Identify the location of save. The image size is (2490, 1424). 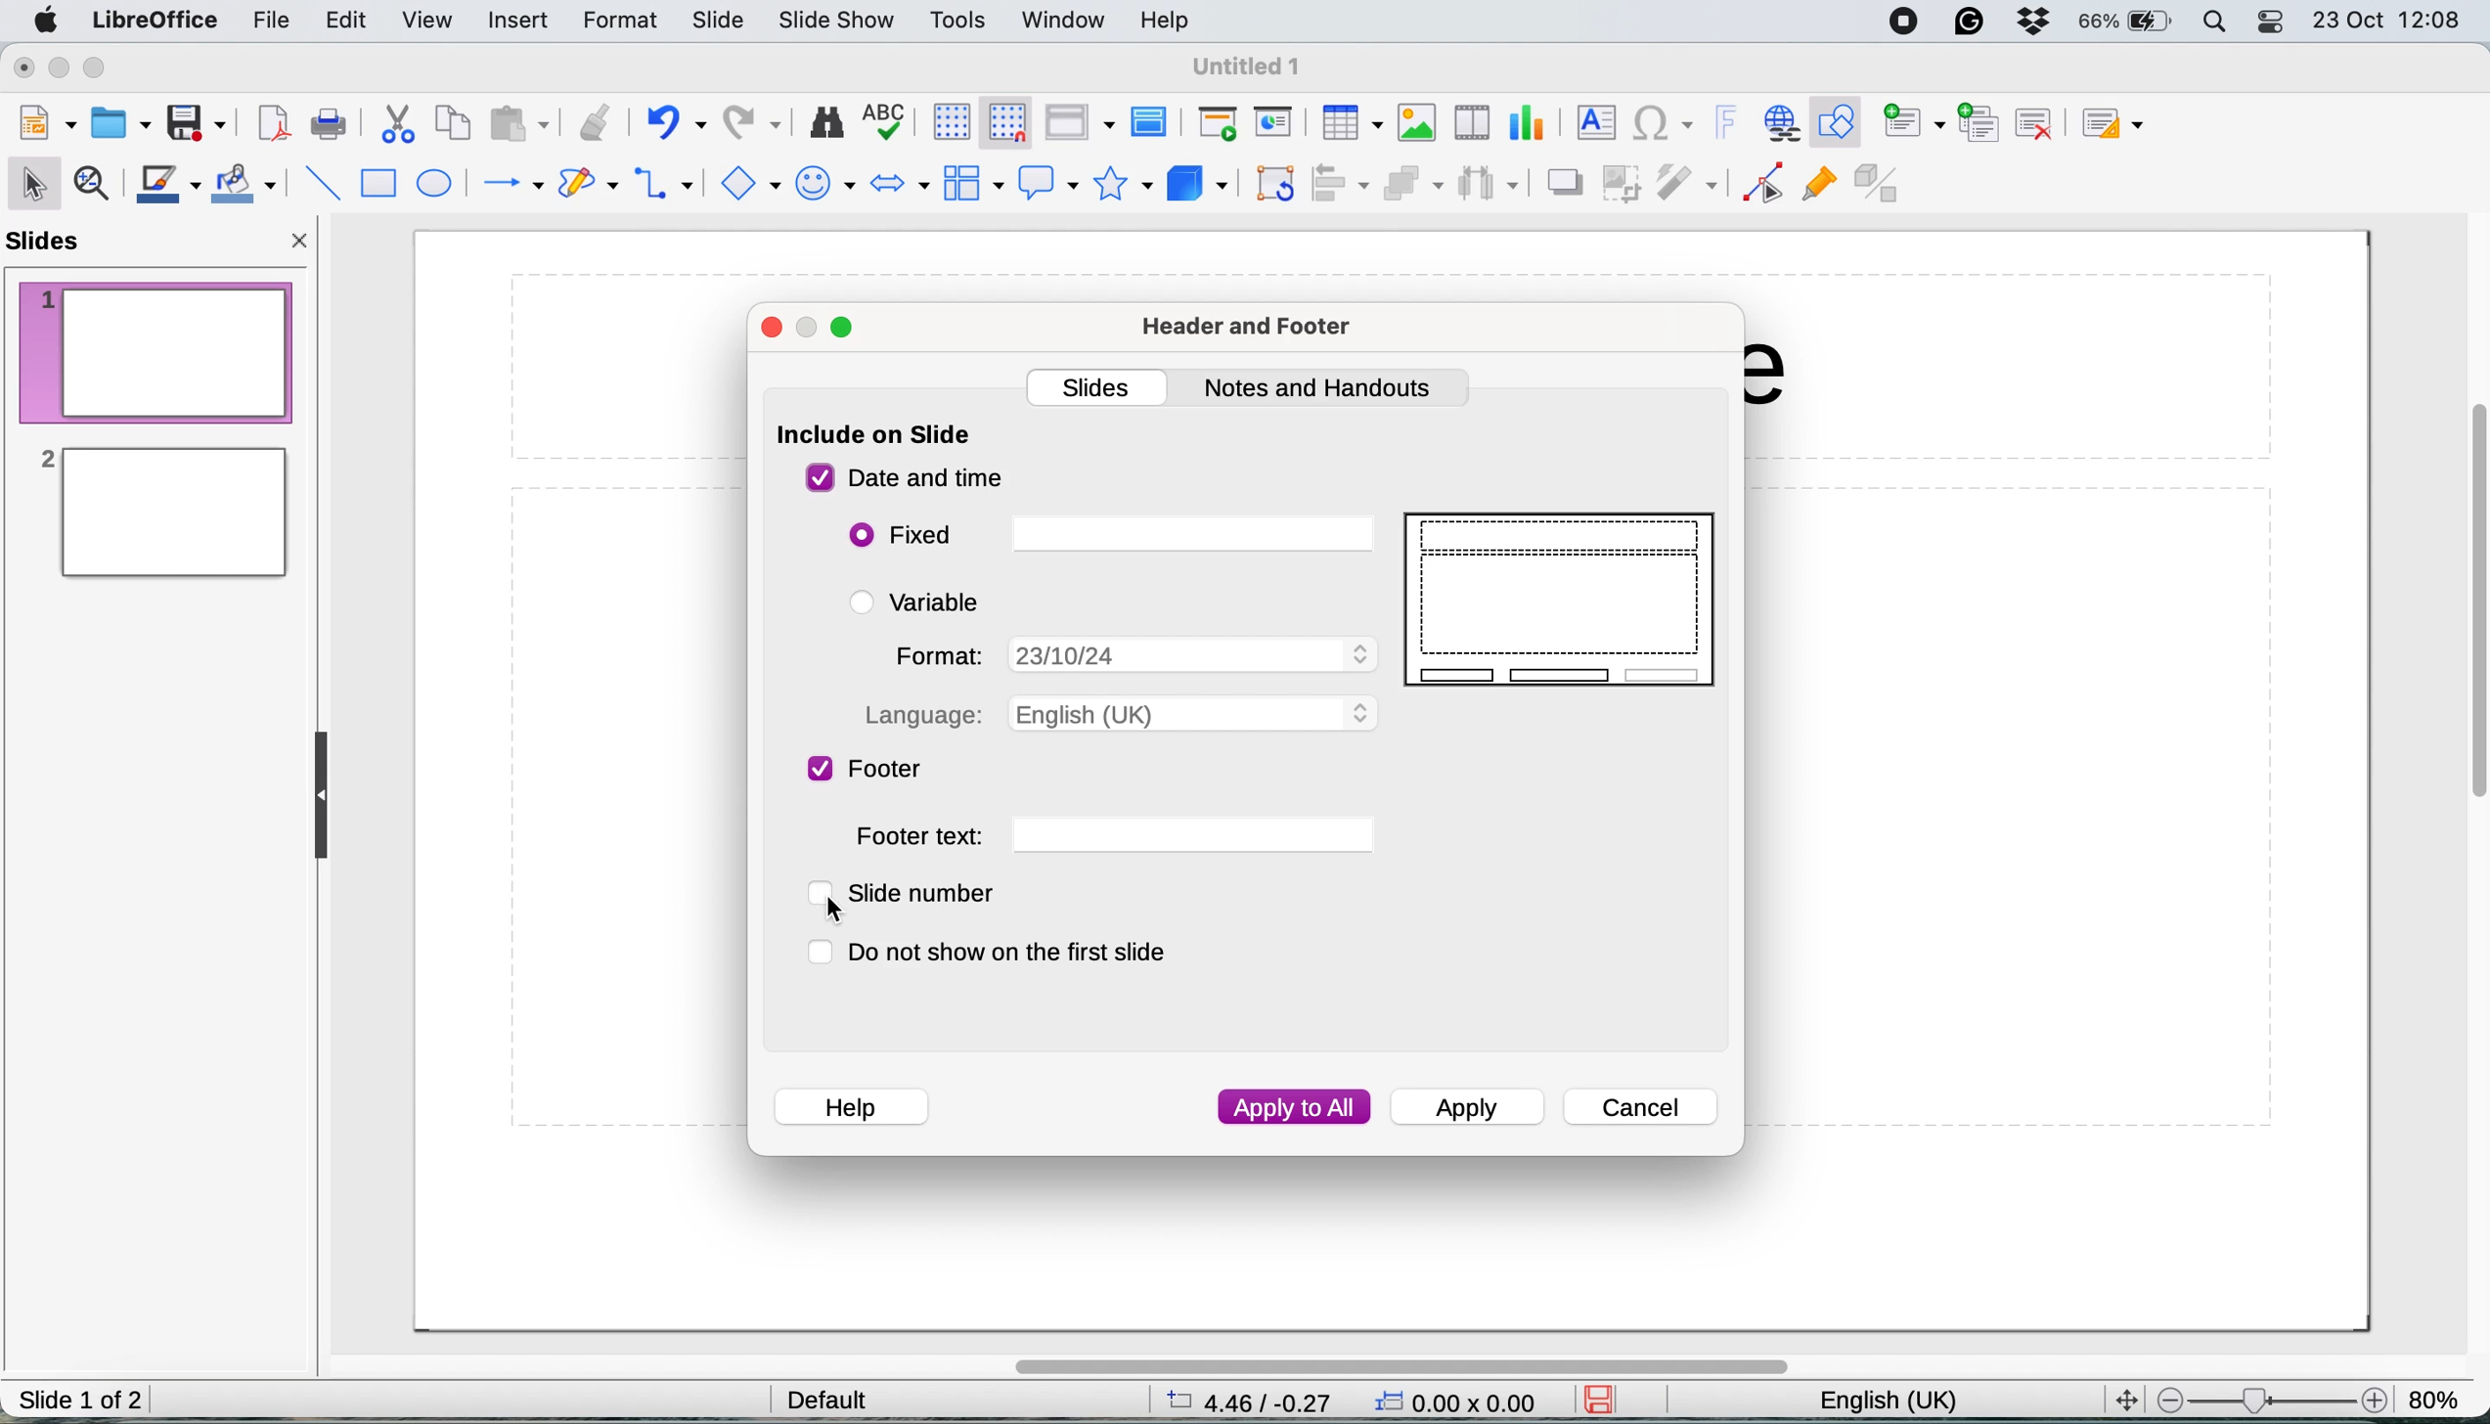
(1608, 1400).